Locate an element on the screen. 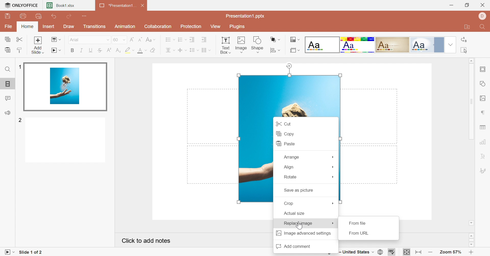  Insert is located at coordinates (49, 26).